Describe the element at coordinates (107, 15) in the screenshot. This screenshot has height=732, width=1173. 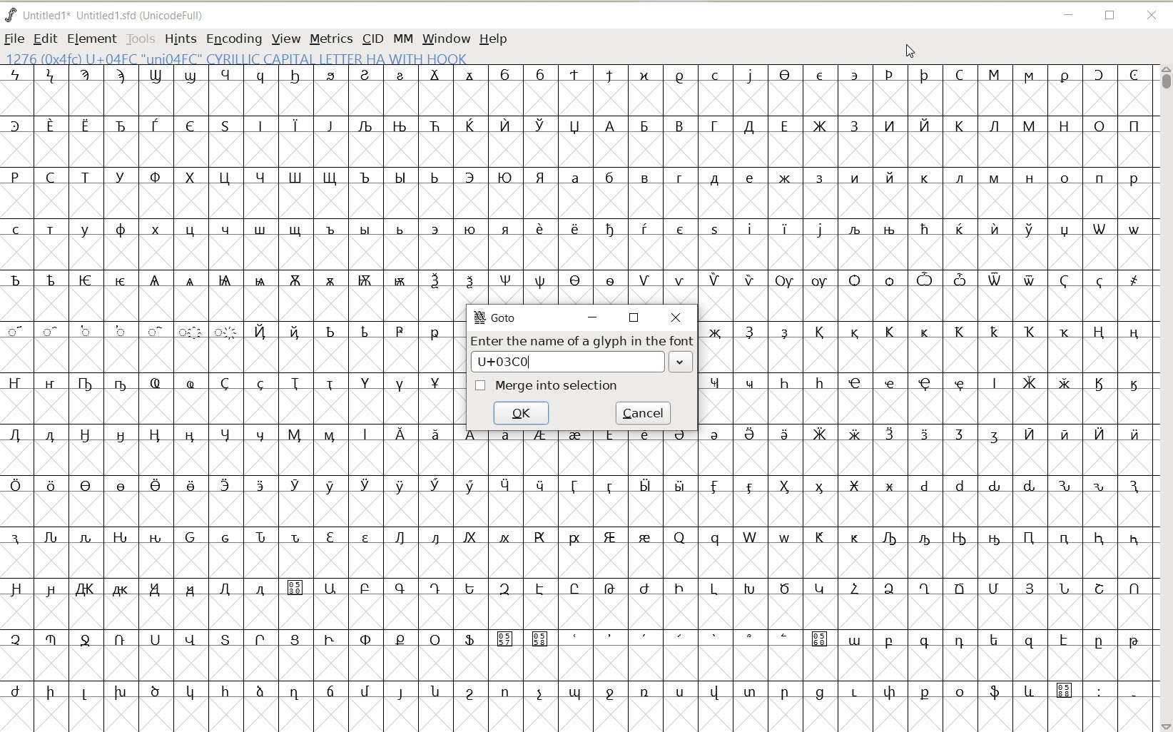
I see `FONT NAME` at that location.